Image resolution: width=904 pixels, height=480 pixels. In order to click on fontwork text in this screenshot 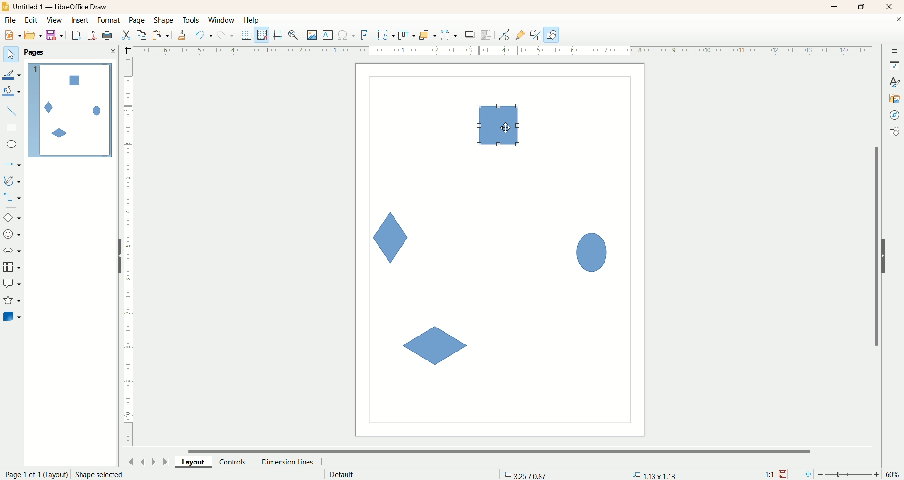, I will do `click(366, 35)`.